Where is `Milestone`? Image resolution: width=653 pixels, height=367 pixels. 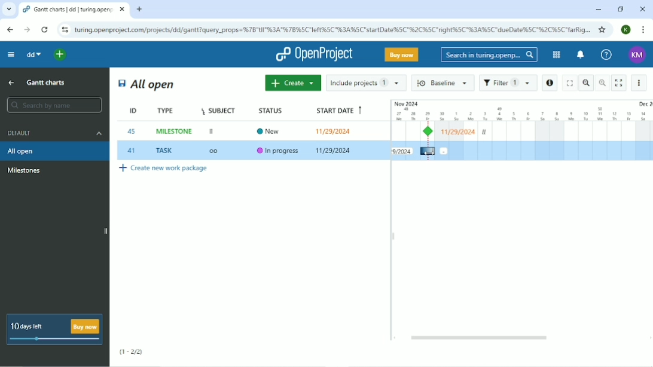 Milestone is located at coordinates (430, 131).